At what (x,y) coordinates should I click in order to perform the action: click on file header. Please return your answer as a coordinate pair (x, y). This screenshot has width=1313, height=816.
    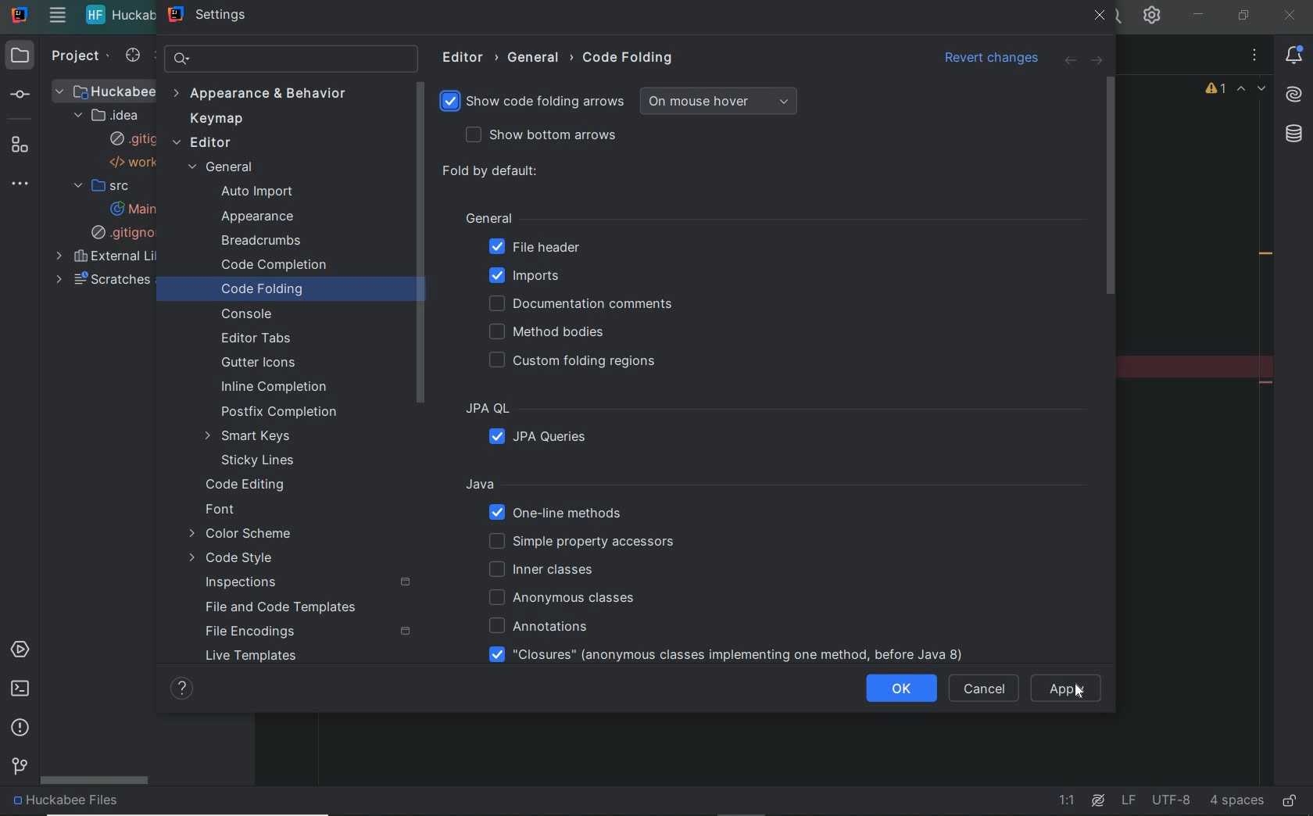
    Looking at the image, I should click on (532, 247).